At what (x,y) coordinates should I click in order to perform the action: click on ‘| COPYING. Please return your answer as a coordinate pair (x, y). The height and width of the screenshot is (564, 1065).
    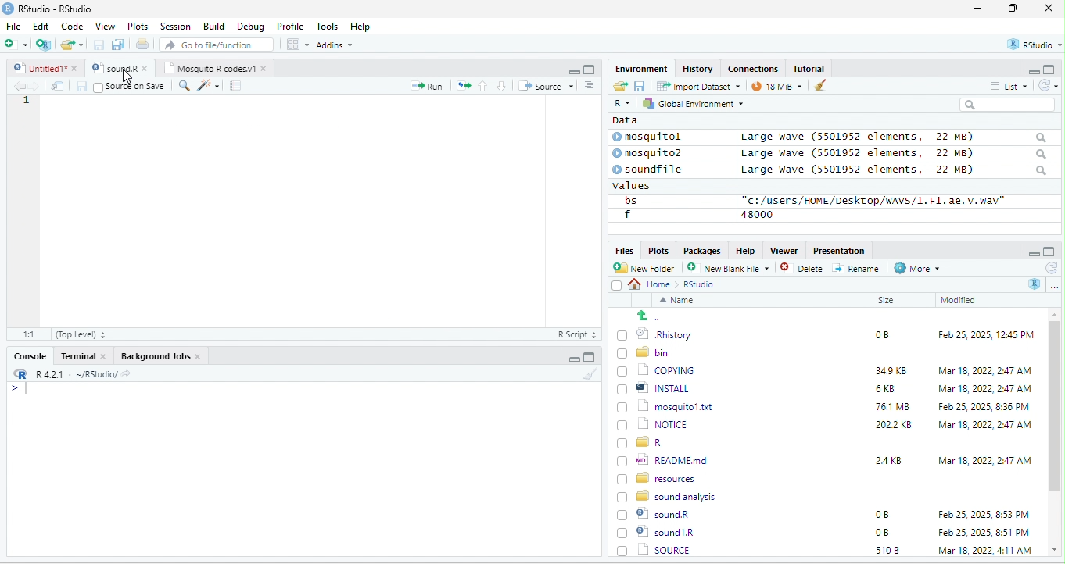
    Looking at the image, I should click on (656, 369).